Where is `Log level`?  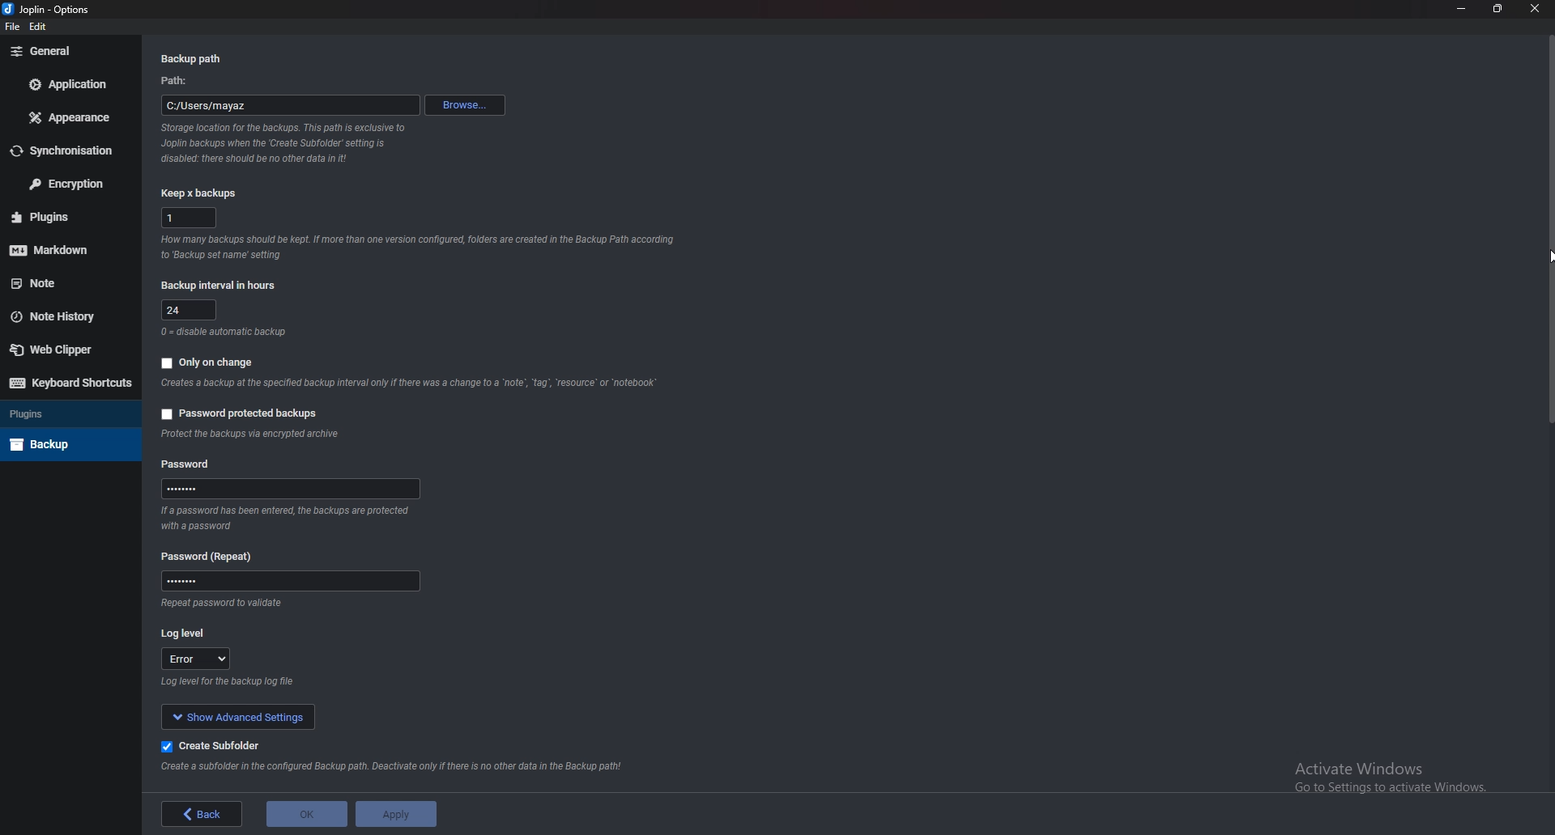
Log level is located at coordinates (191, 634).